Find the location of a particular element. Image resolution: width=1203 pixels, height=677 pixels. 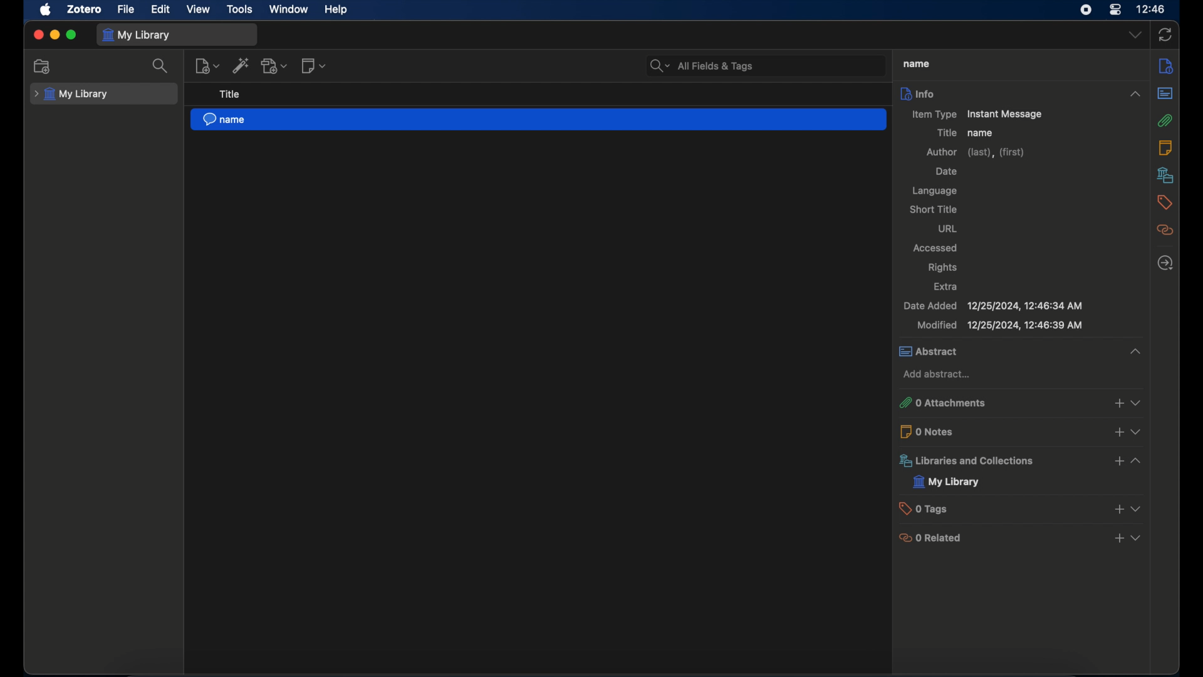

tags is located at coordinates (1165, 202).